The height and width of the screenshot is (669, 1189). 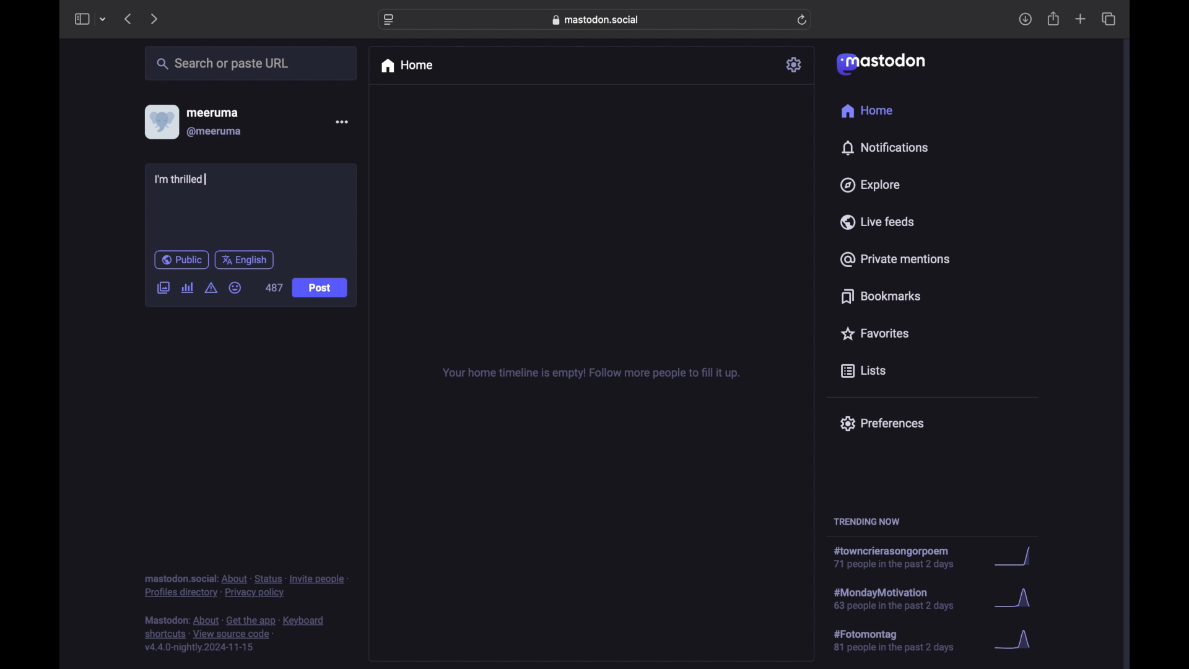 I want to click on downloads, so click(x=1025, y=19).